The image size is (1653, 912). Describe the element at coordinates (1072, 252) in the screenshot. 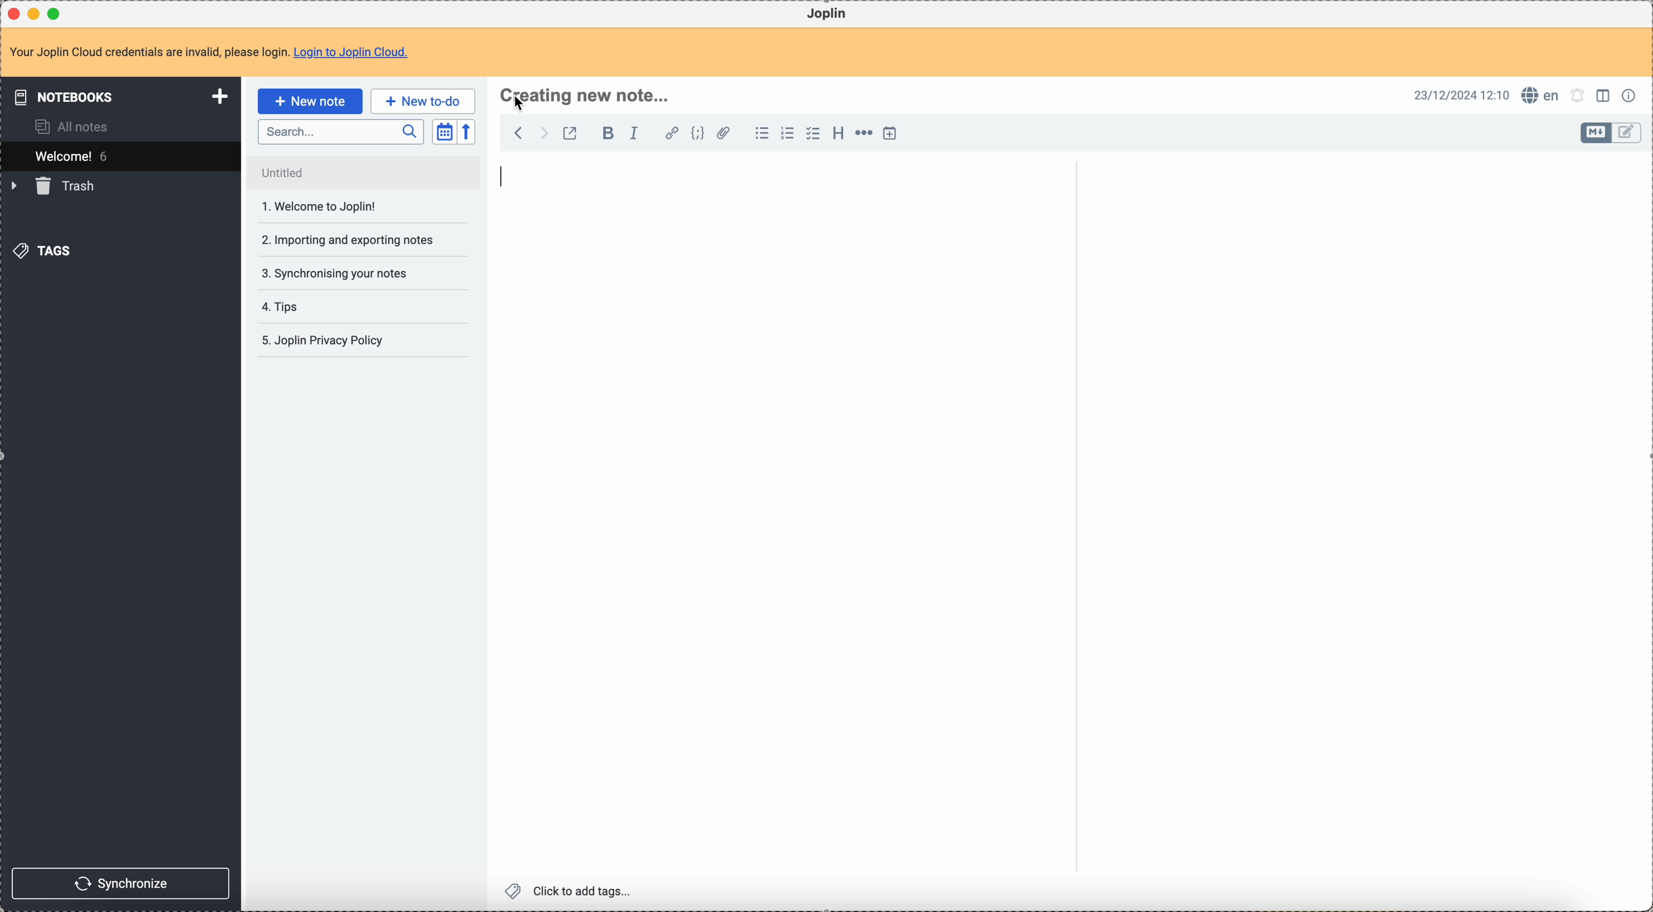

I see `scroll bar` at that location.